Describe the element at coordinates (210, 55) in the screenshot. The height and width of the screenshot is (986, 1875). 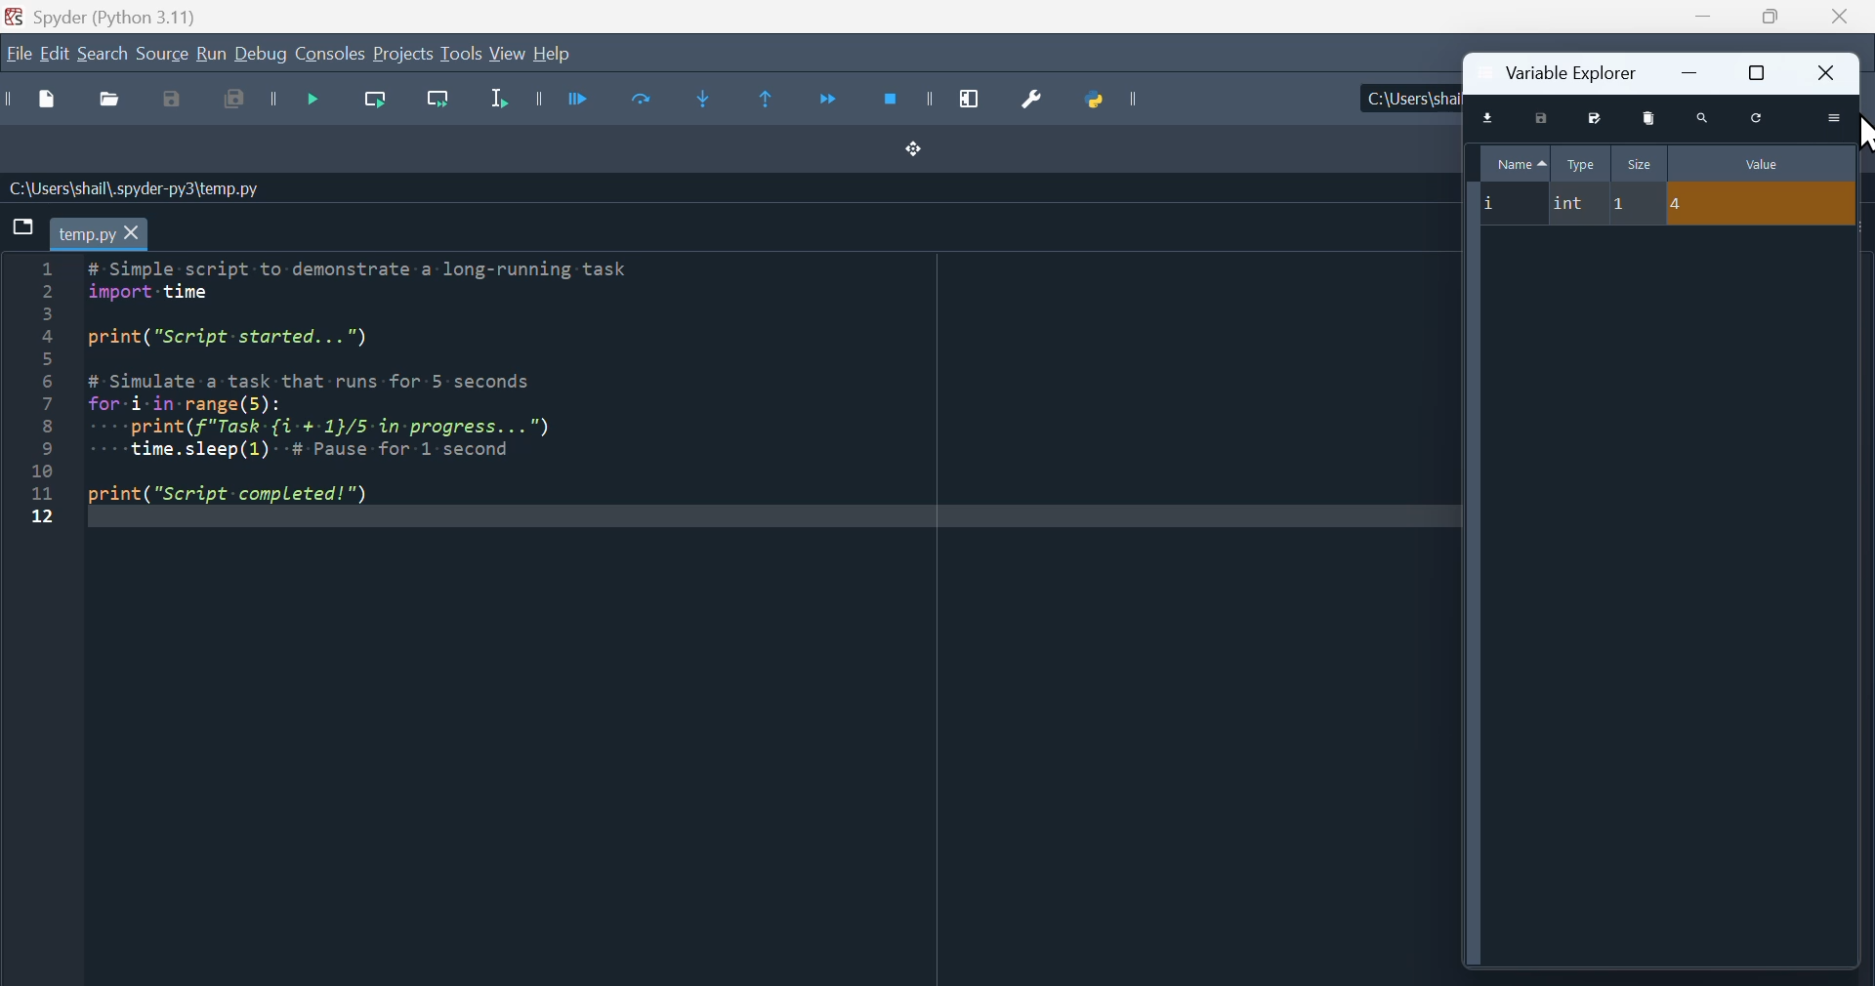
I see `run` at that location.